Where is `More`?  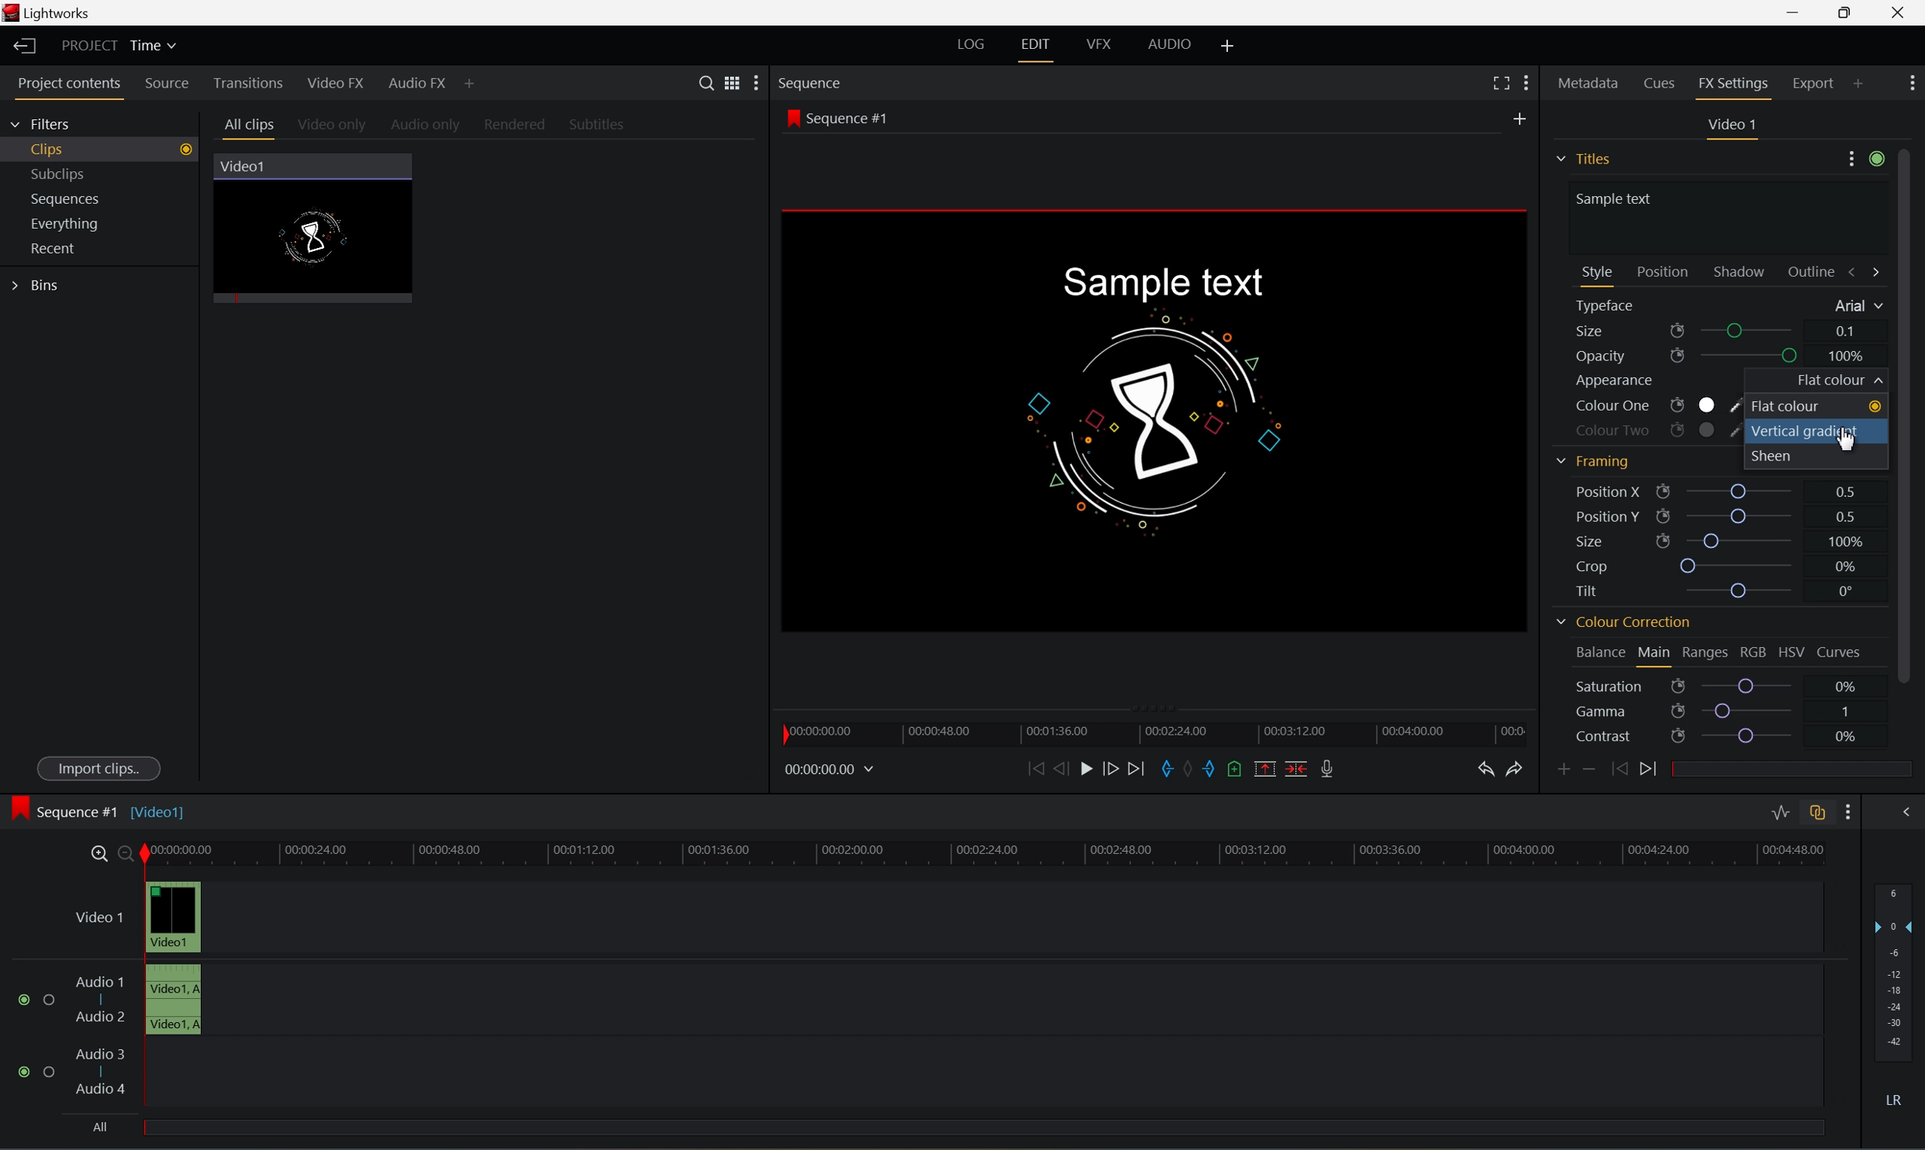 More is located at coordinates (1528, 82).